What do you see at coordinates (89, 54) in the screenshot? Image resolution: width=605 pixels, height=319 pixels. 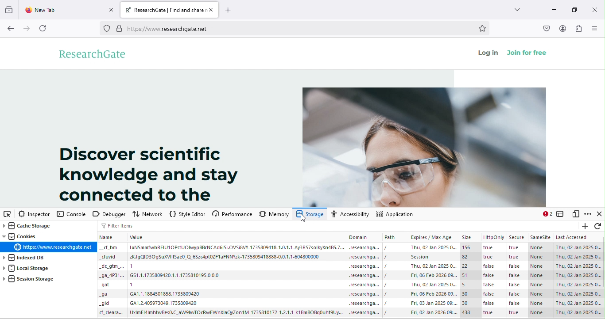 I see `research gate` at bounding box center [89, 54].